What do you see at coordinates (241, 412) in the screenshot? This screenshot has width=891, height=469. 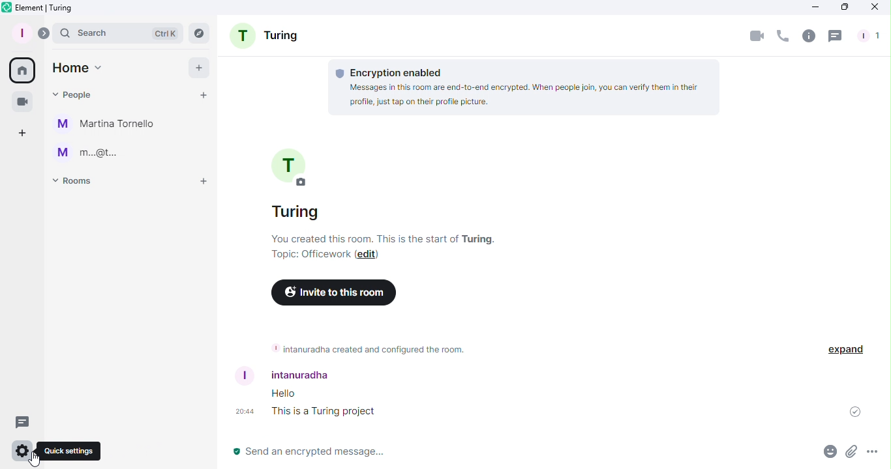 I see `20:44` at bounding box center [241, 412].